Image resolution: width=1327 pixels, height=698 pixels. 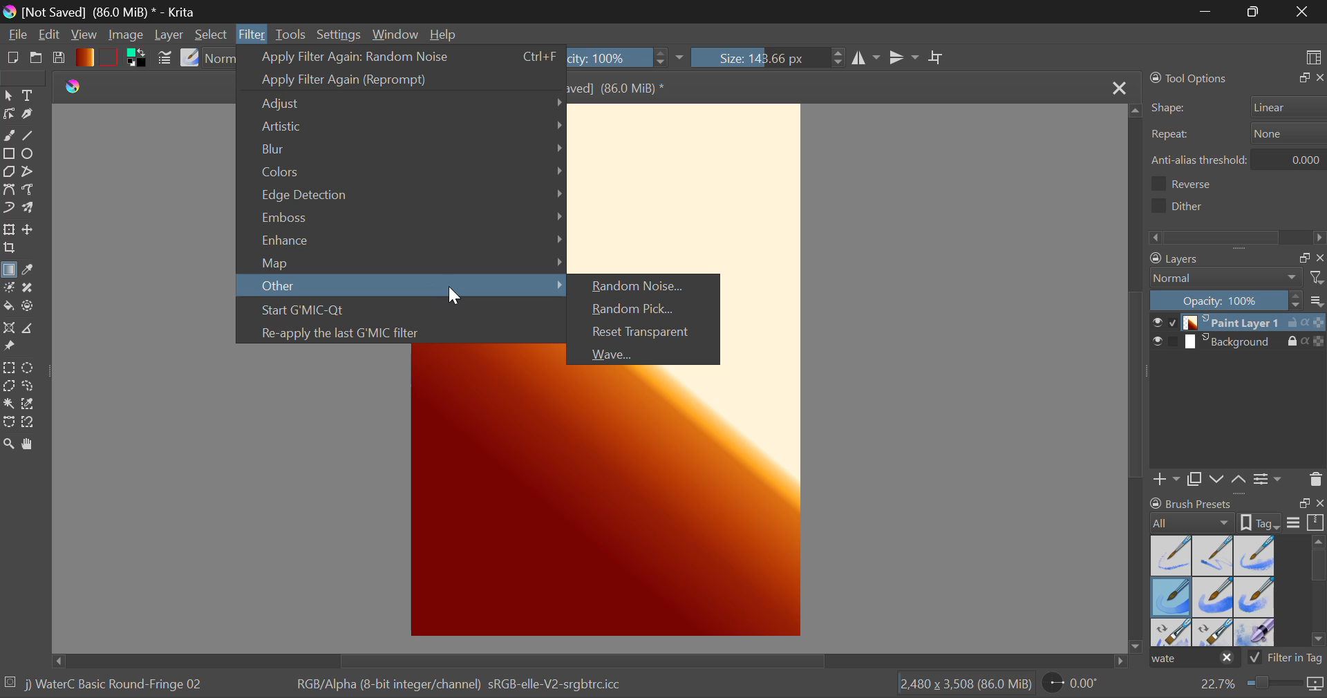 I want to click on Dynamic Brush, so click(x=8, y=207).